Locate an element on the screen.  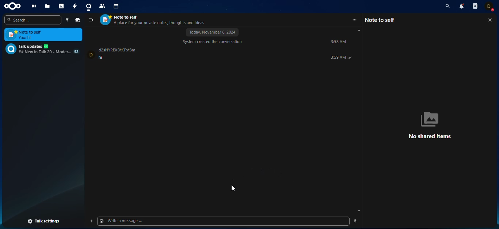
filter is located at coordinates (66, 20).